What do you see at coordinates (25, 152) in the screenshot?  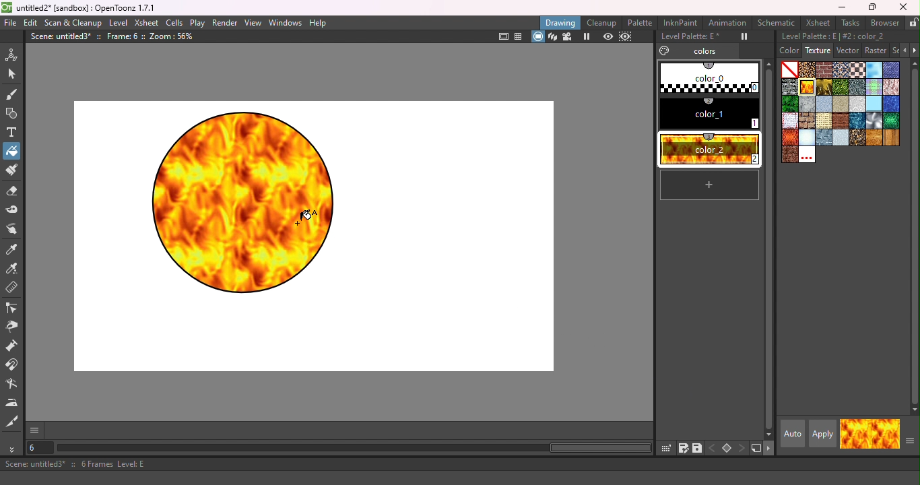 I see `Cursor` at bounding box center [25, 152].